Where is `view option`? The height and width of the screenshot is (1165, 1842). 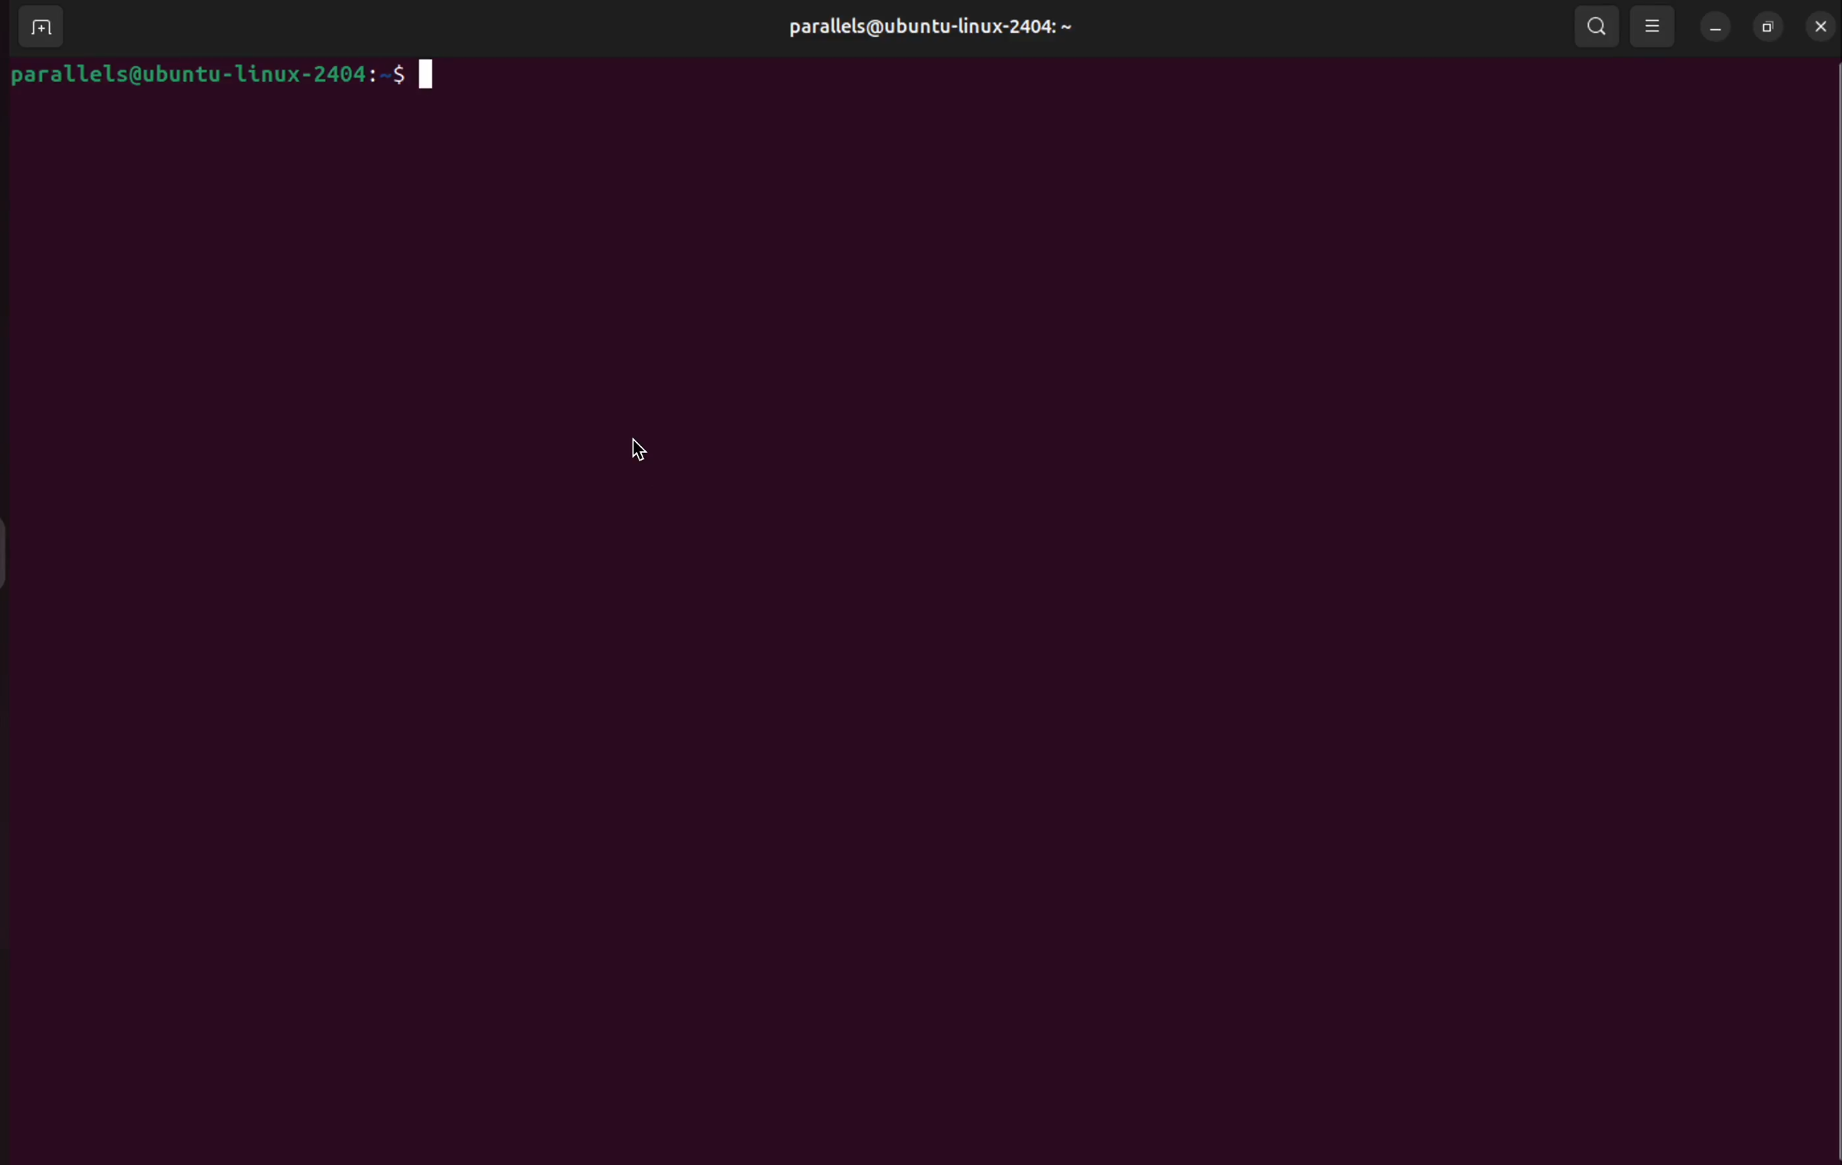
view option is located at coordinates (1654, 27).